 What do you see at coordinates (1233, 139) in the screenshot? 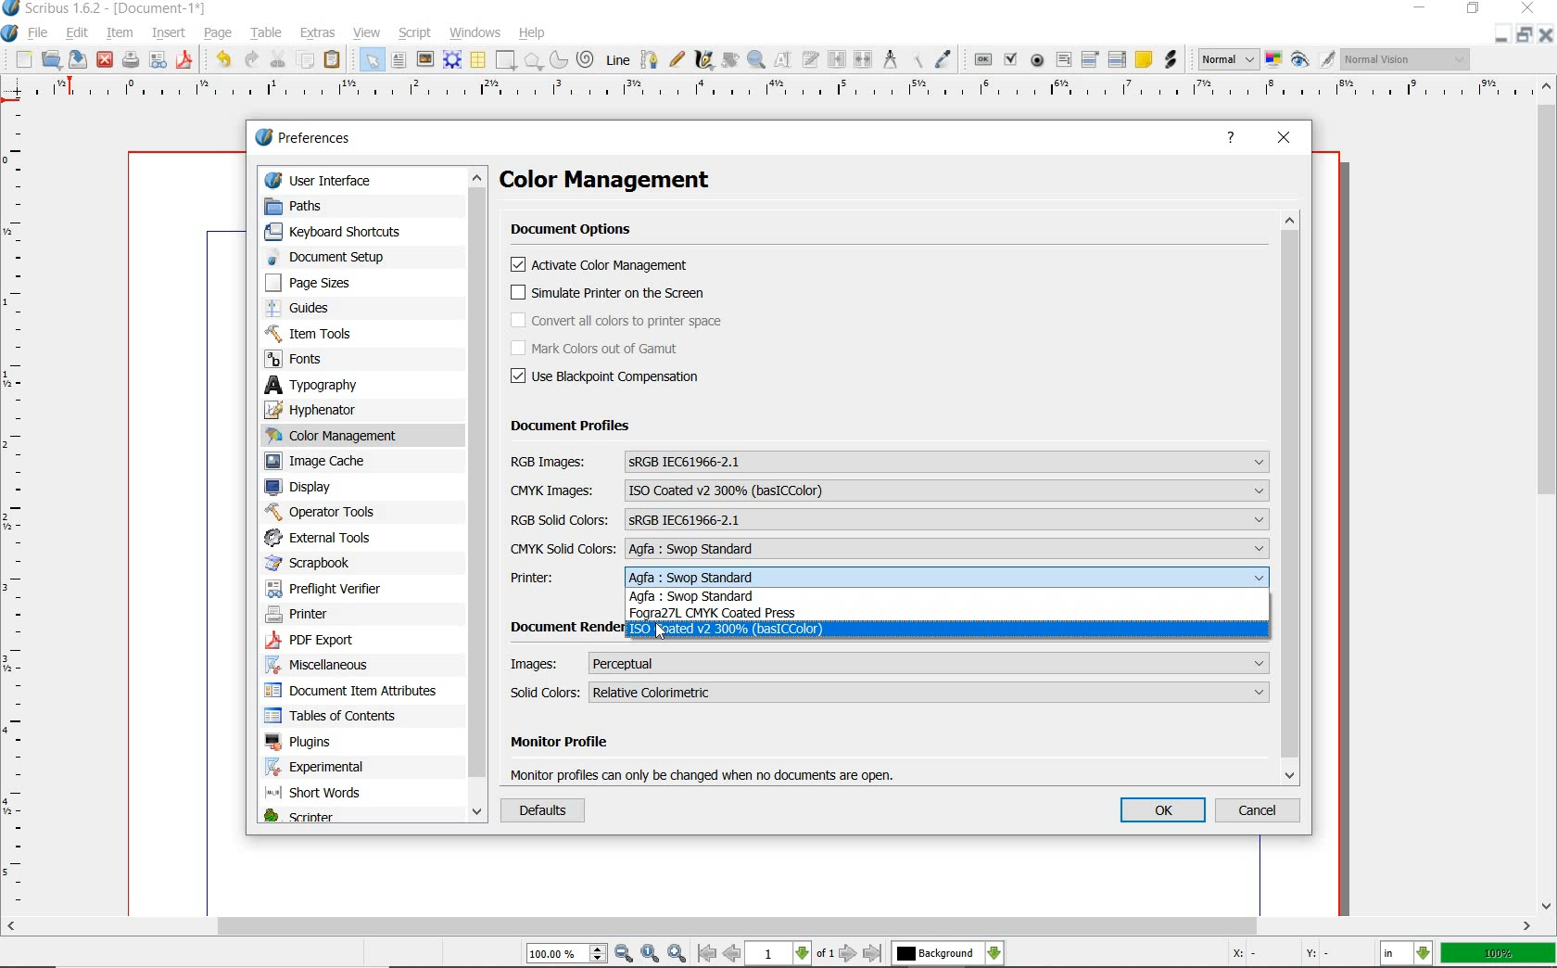
I see `HELP` at bounding box center [1233, 139].